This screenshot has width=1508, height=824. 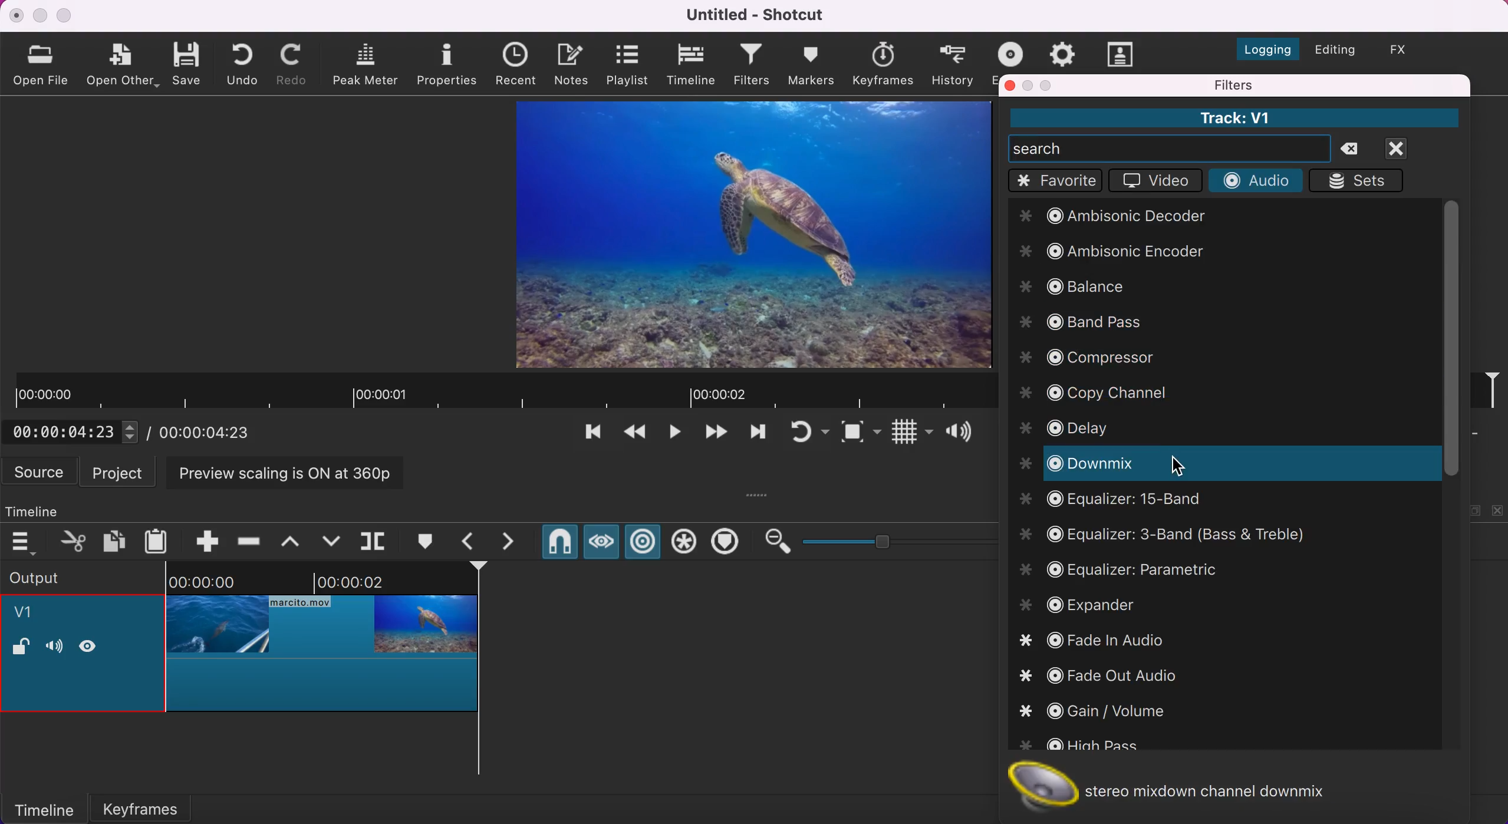 What do you see at coordinates (1094, 710) in the screenshot?
I see `gain/volume` at bounding box center [1094, 710].